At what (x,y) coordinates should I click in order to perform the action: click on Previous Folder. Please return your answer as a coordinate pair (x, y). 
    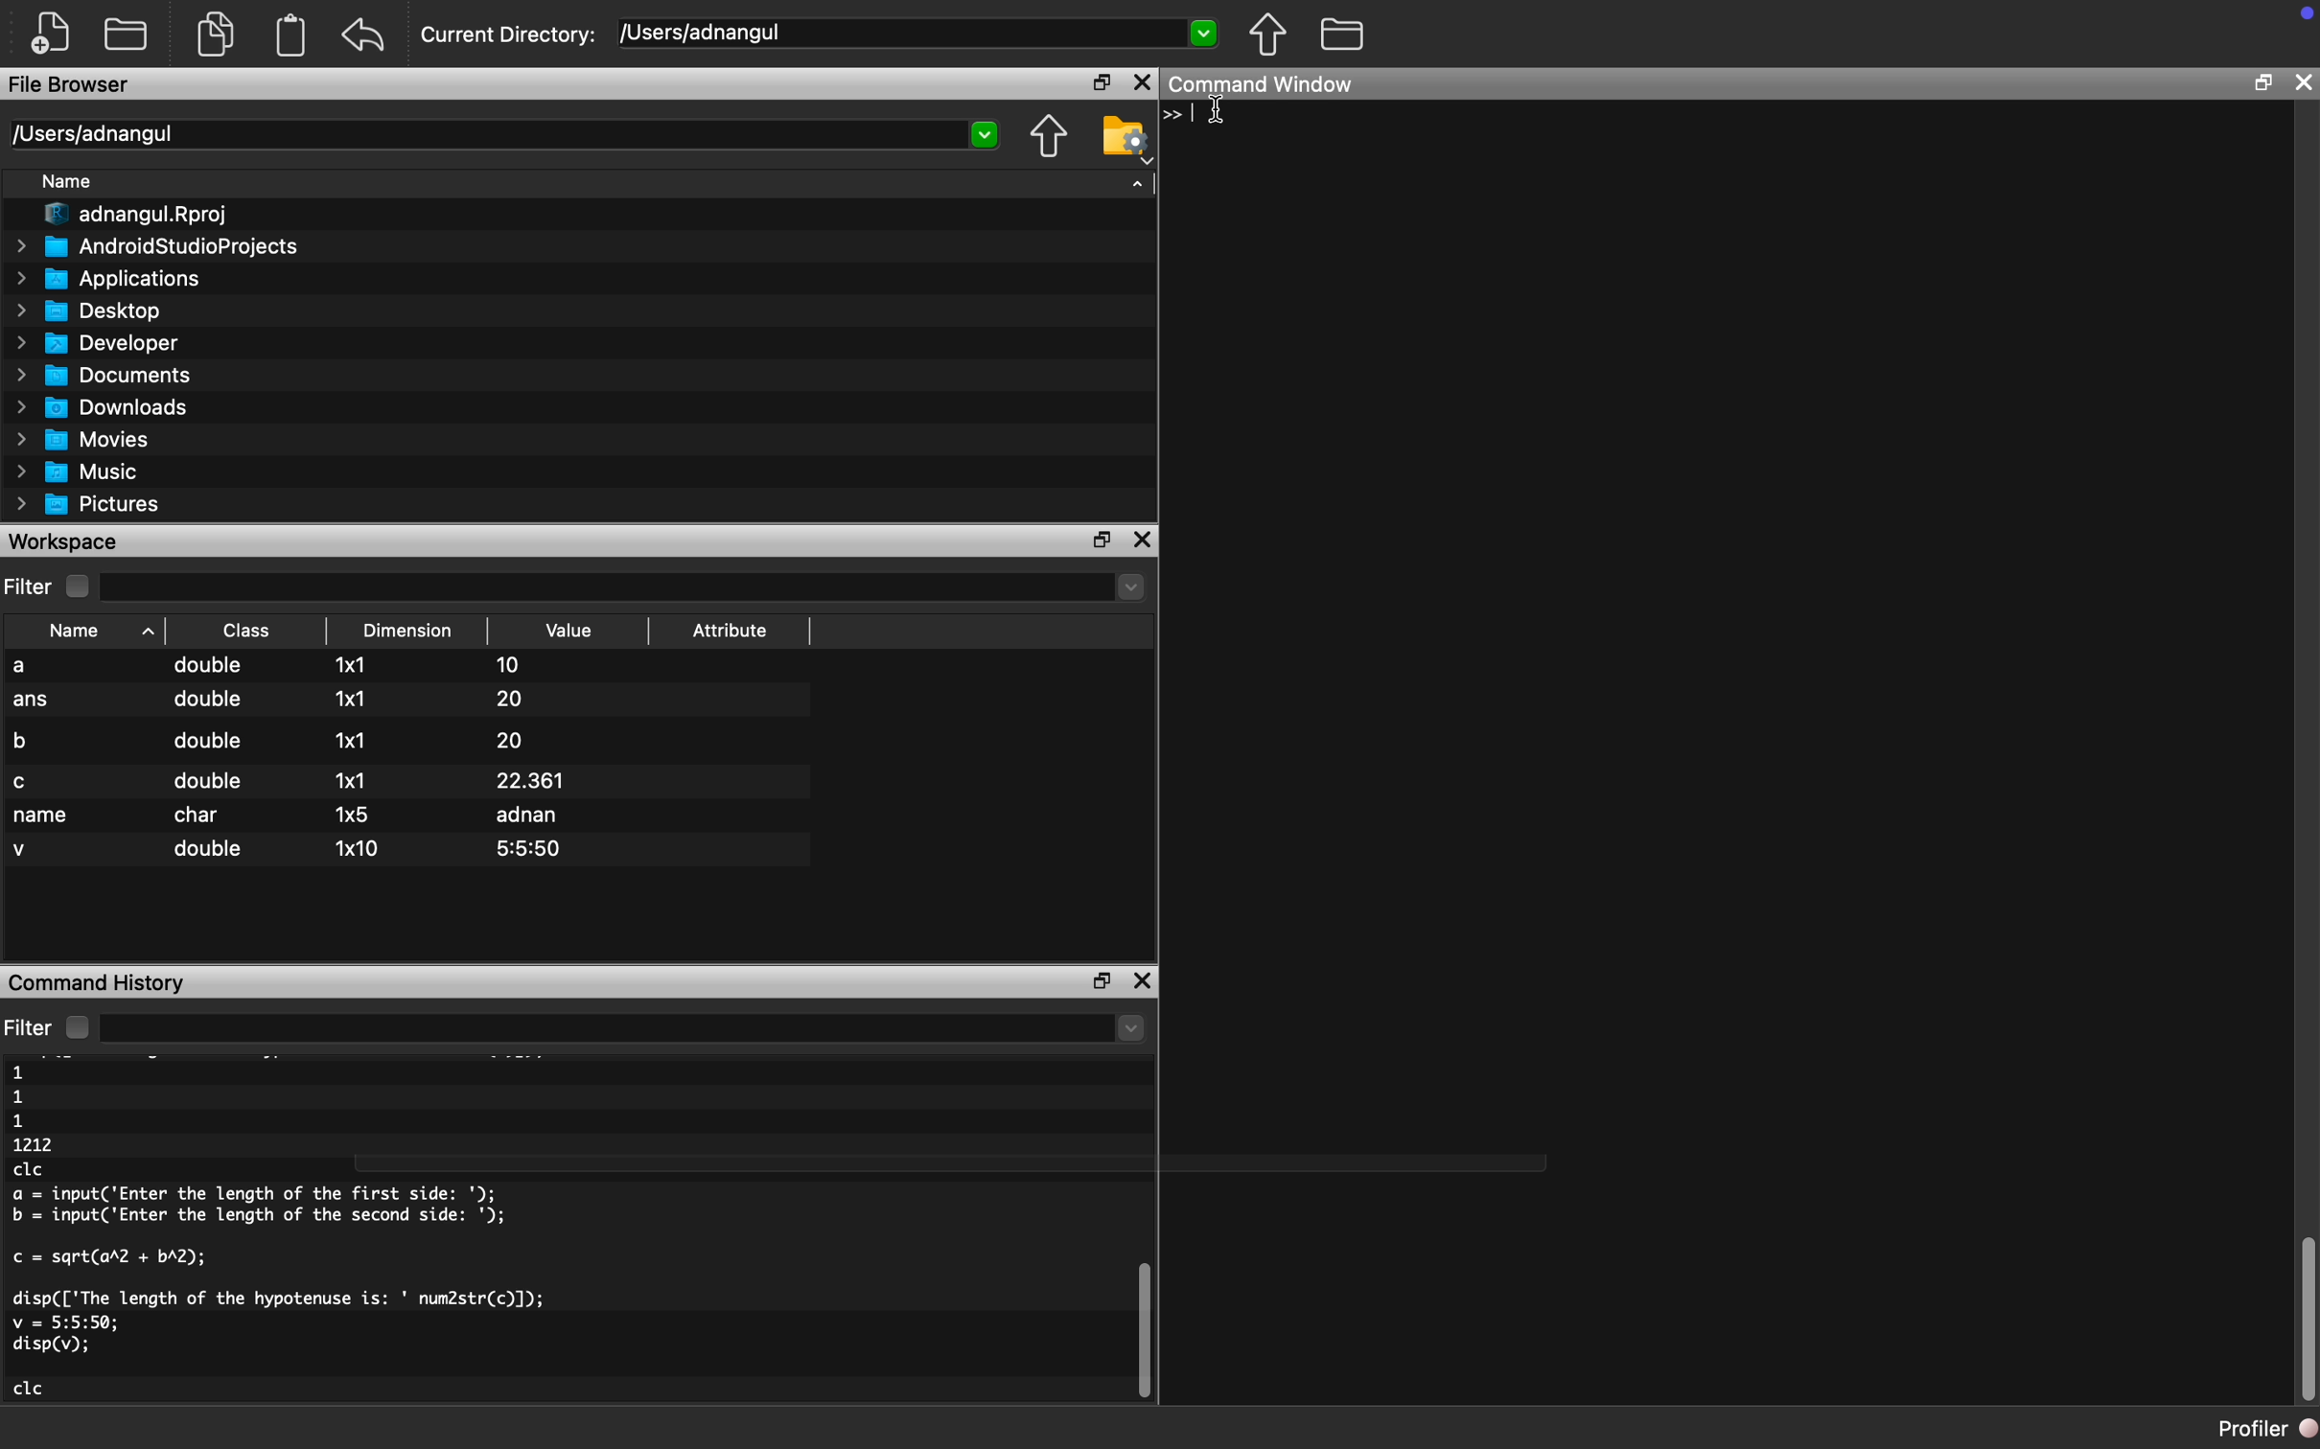
    Looking at the image, I should click on (1267, 33).